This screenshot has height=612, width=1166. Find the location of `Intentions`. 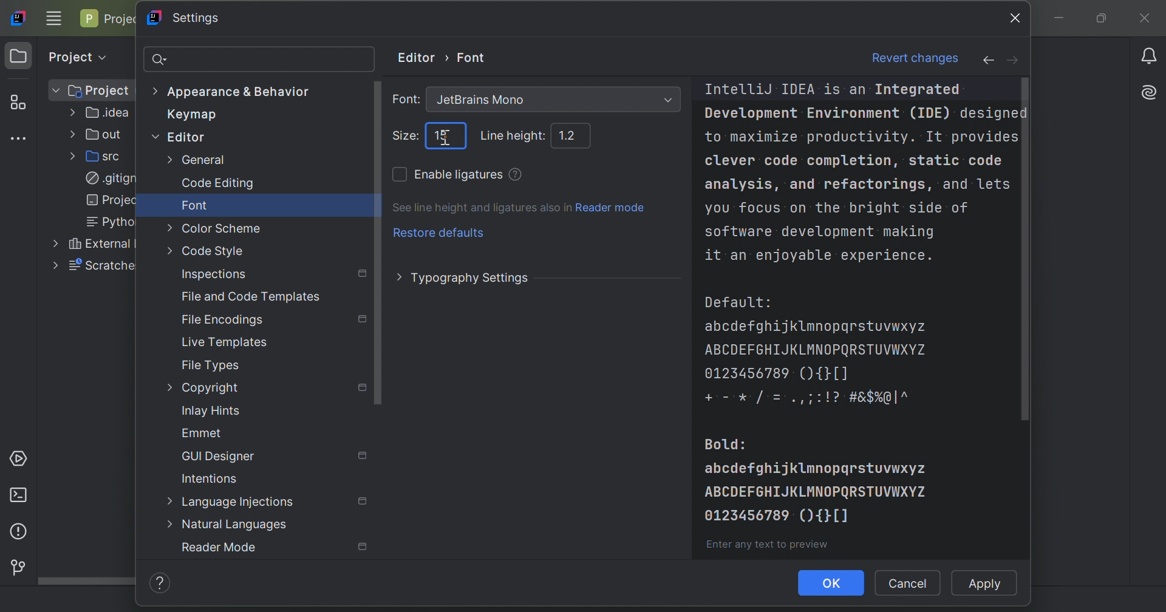

Intentions is located at coordinates (210, 478).